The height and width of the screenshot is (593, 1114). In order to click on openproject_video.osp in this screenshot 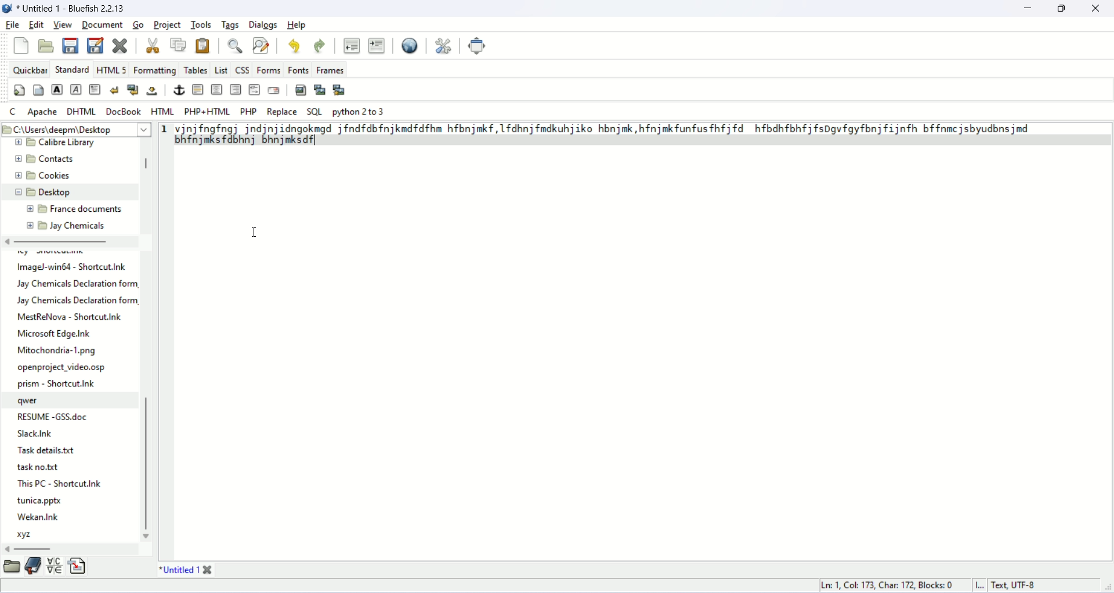, I will do `click(63, 368)`.